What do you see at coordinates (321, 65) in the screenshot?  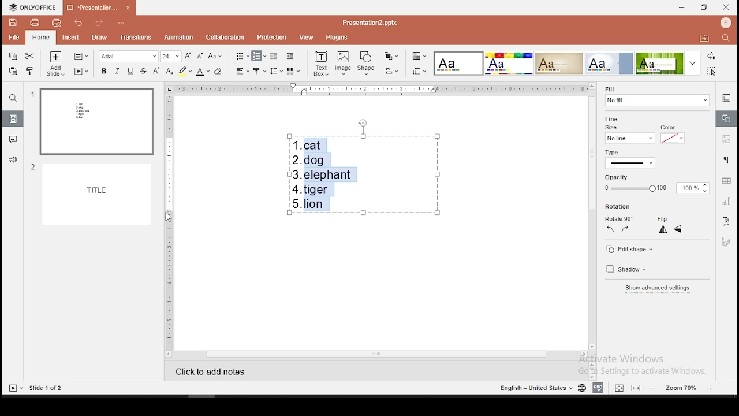 I see `text box` at bounding box center [321, 65].